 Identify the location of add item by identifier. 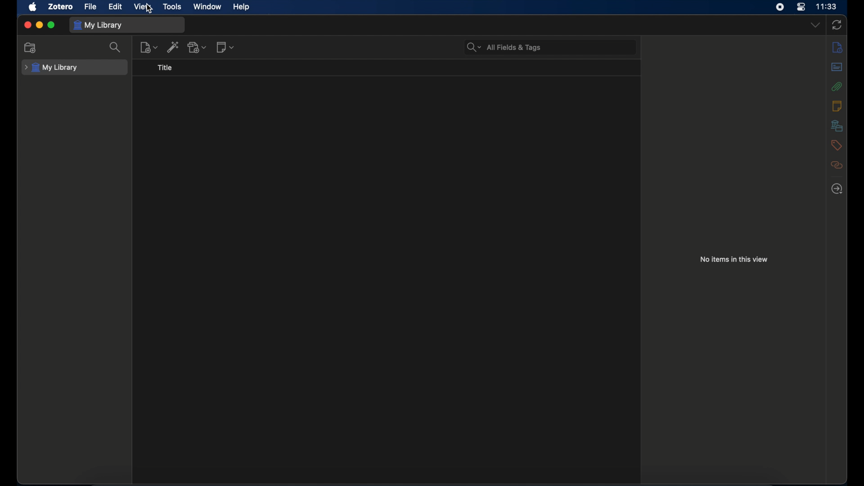
(174, 47).